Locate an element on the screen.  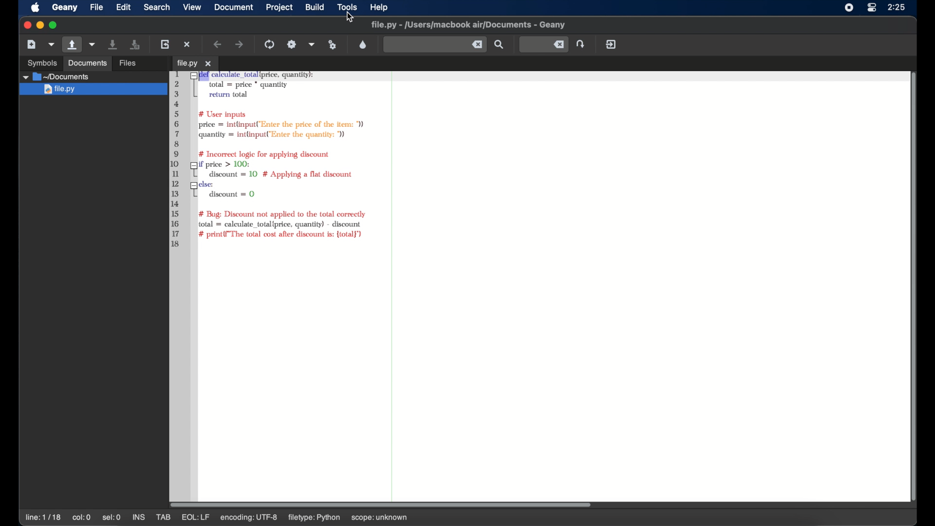
tab is located at coordinates (164, 517).